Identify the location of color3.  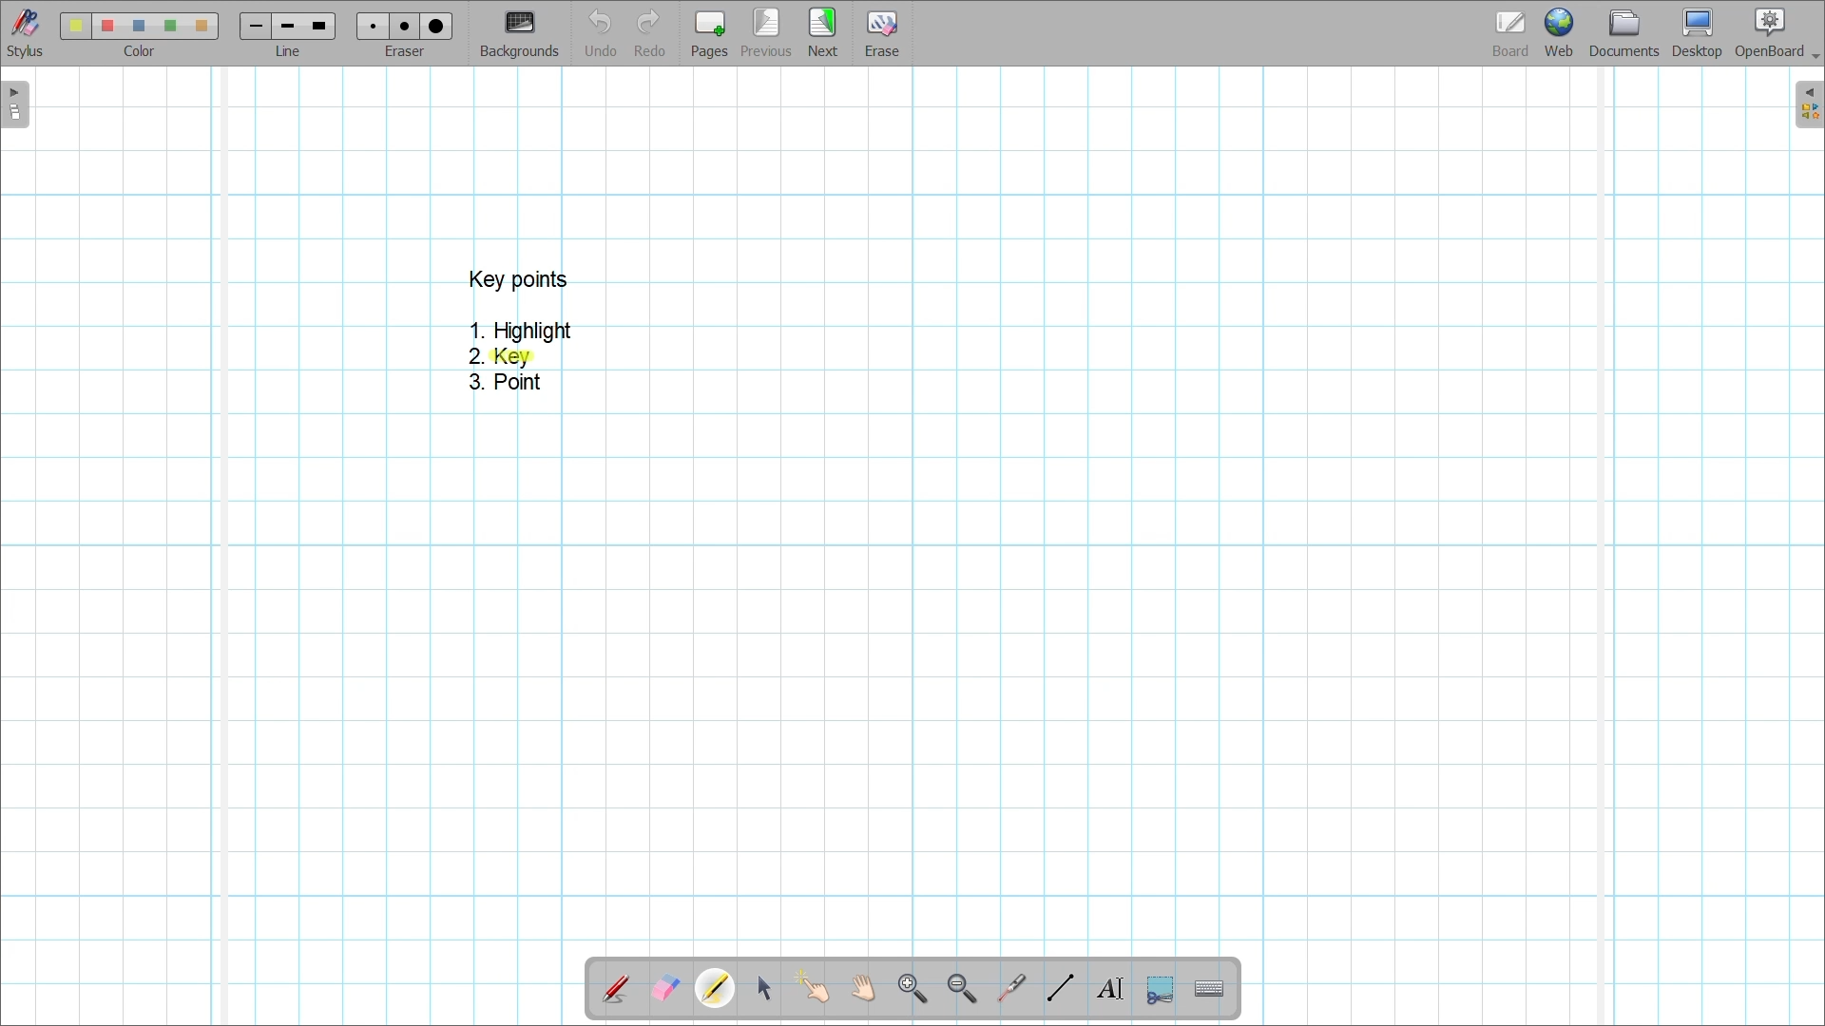
(140, 27).